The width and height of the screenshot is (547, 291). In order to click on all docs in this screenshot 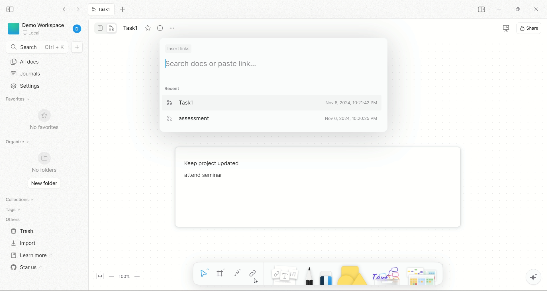, I will do `click(43, 62)`.